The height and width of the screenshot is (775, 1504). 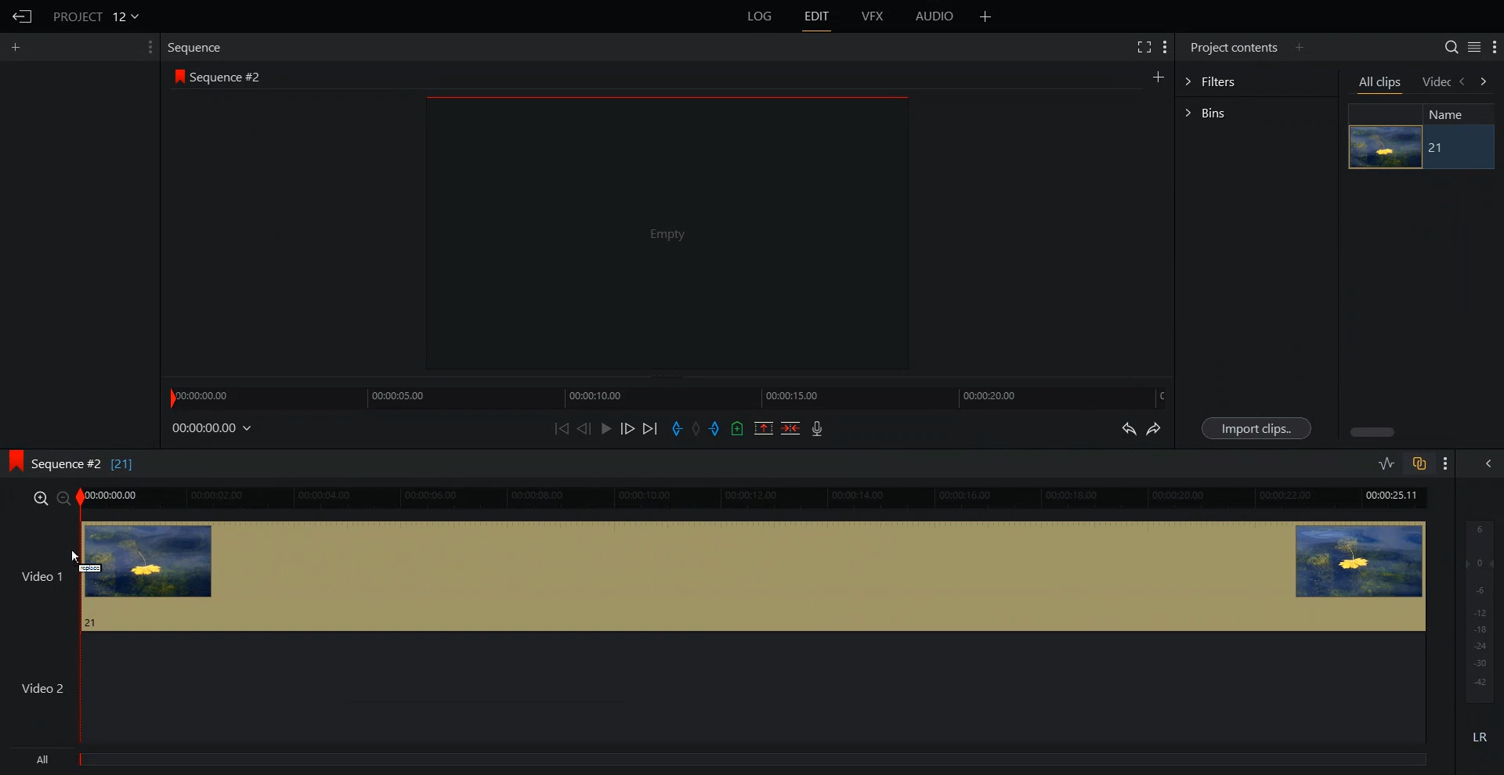 What do you see at coordinates (1480, 734) in the screenshot?
I see `LR` at bounding box center [1480, 734].